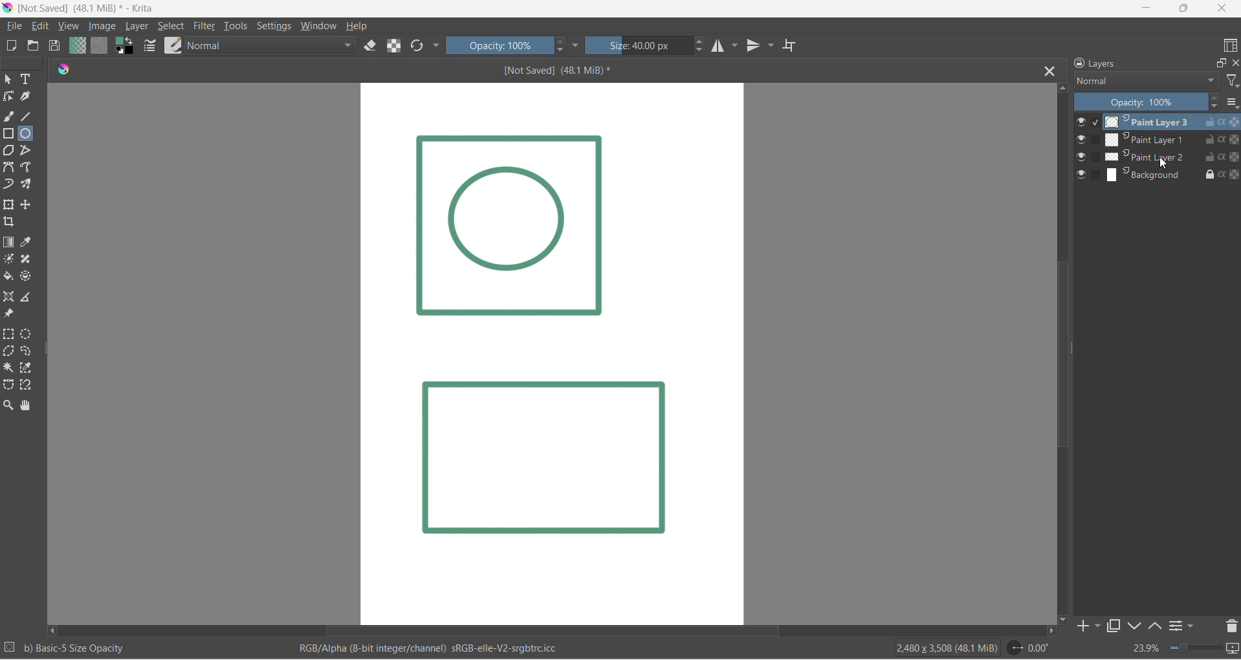 The height and width of the screenshot is (660, 1241). What do you see at coordinates (30, 353) in the screenshot?
I see `curve selection tool` at bounding box center [30, 353].